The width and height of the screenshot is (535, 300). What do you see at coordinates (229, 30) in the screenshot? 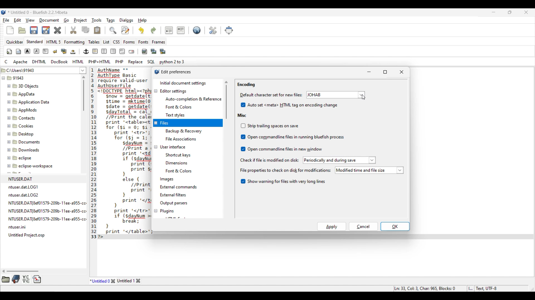
I see `Move` at bounding box center [229, 30].